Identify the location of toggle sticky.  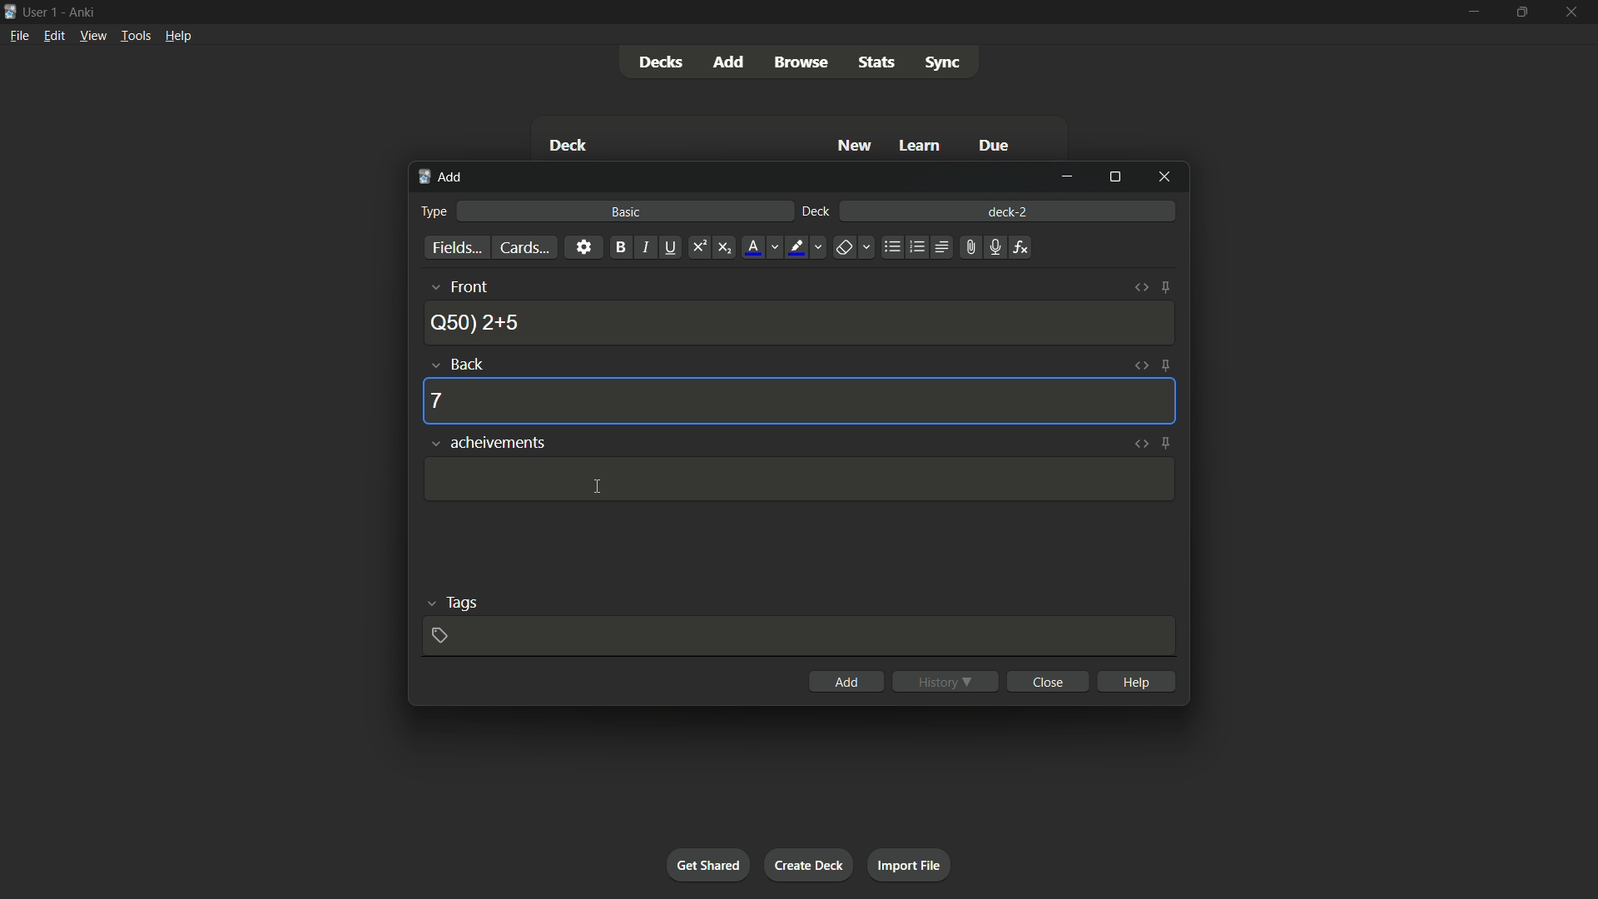
(1165, 289).